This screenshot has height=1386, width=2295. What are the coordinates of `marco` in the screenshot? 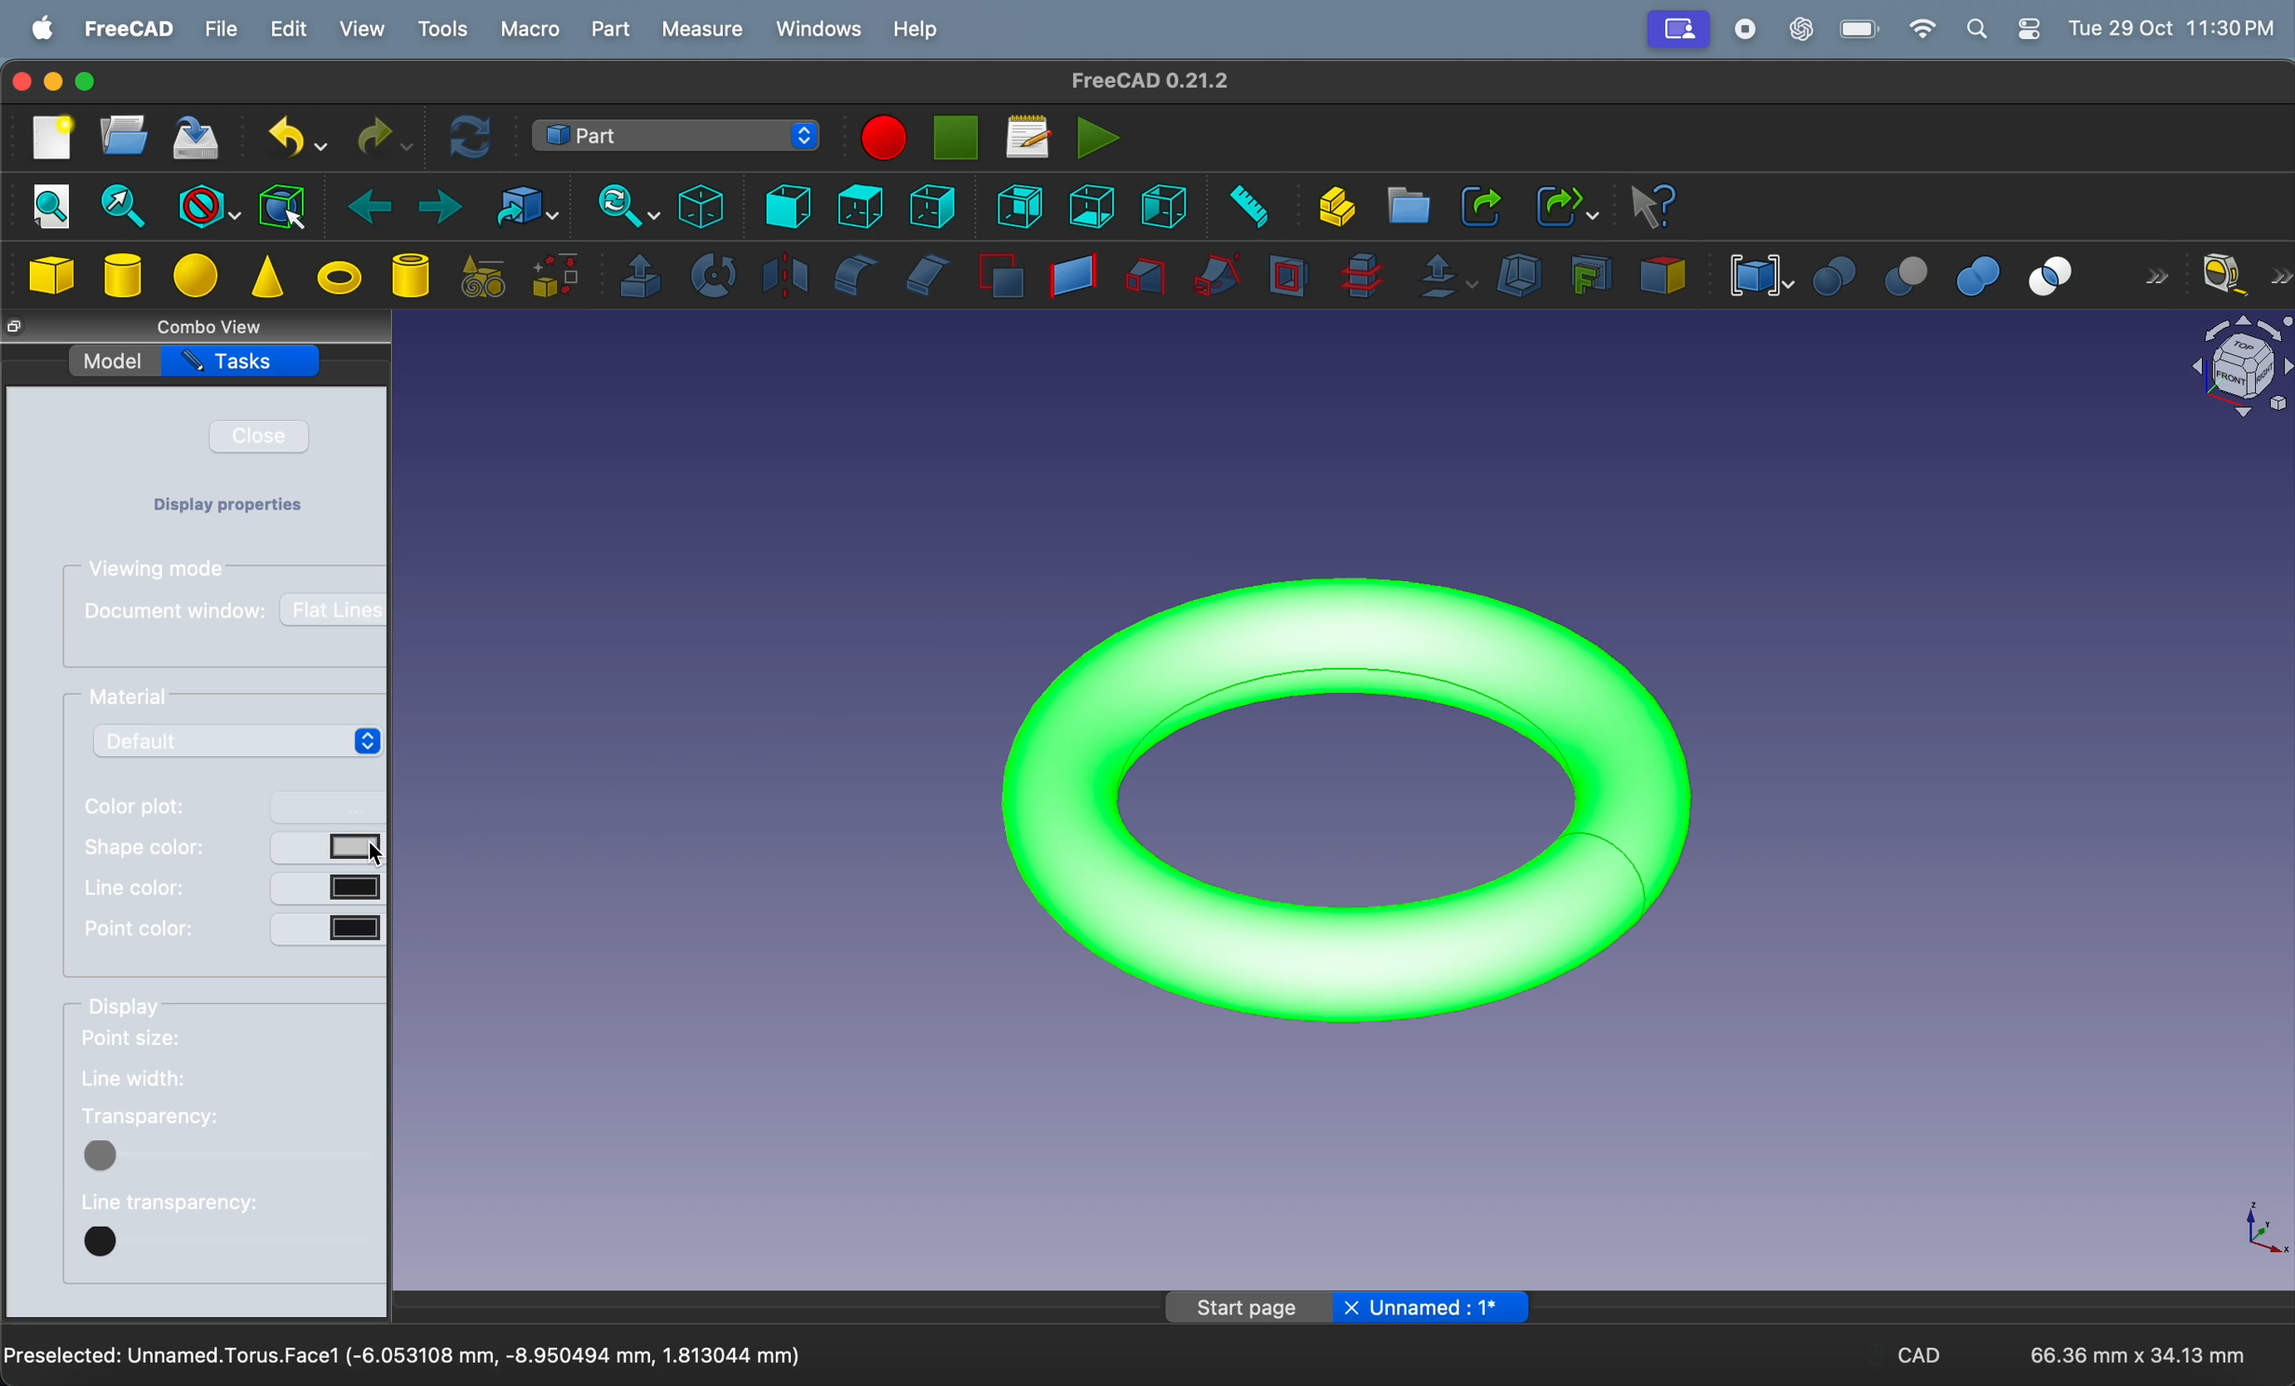 It's located at (530, 27).